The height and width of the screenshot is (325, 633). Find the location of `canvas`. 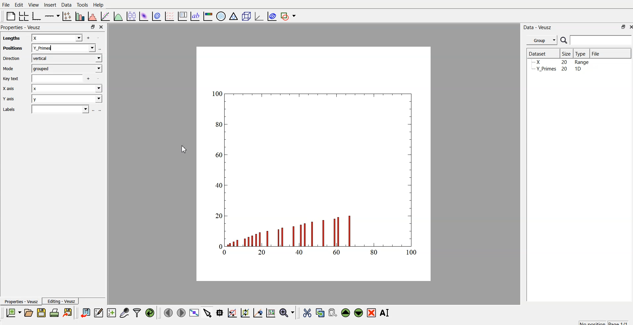

canvas is located at coordinates (314, 164).